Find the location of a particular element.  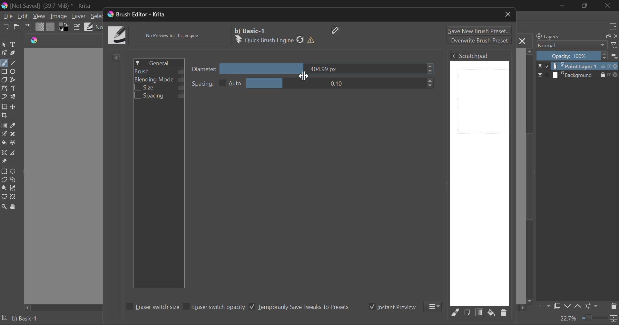

Spacing is located at coordinates (159, 96).